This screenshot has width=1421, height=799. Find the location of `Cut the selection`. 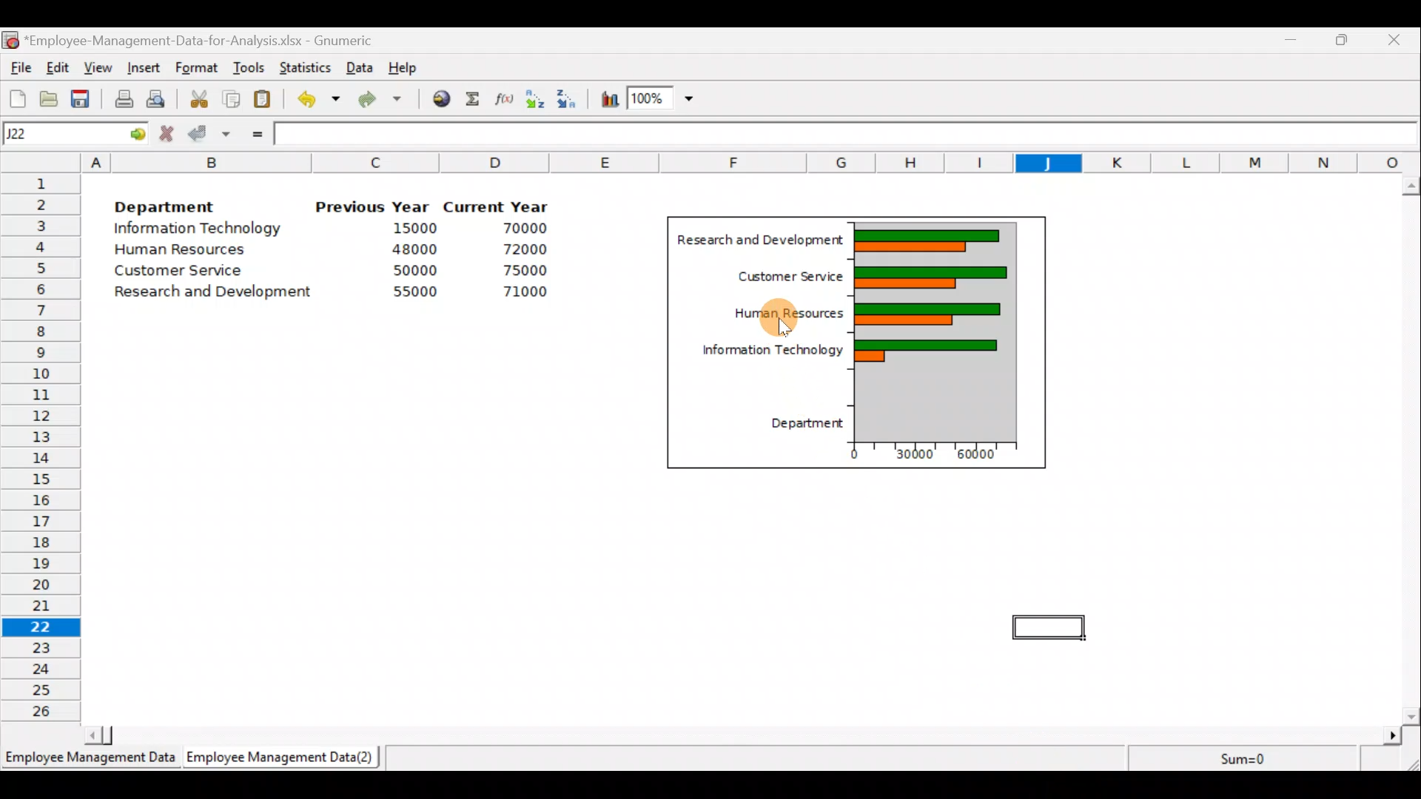

Cut the selection is located at coordinates (201, 101).